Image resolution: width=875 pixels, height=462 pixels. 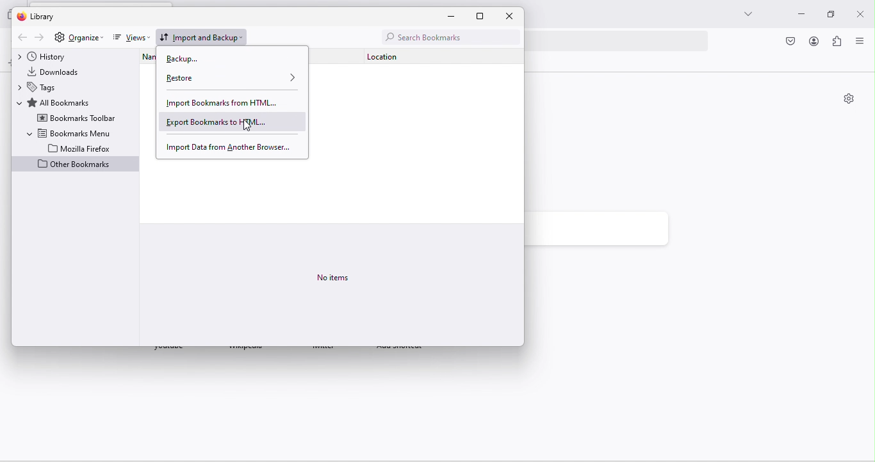 I want to click on settings, so click(x=58, y=38).